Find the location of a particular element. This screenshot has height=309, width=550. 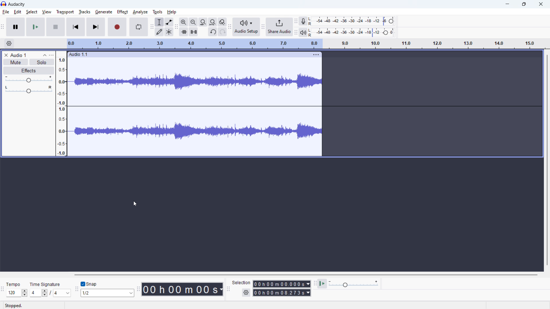

tempo is located at coordinates (17, 293).